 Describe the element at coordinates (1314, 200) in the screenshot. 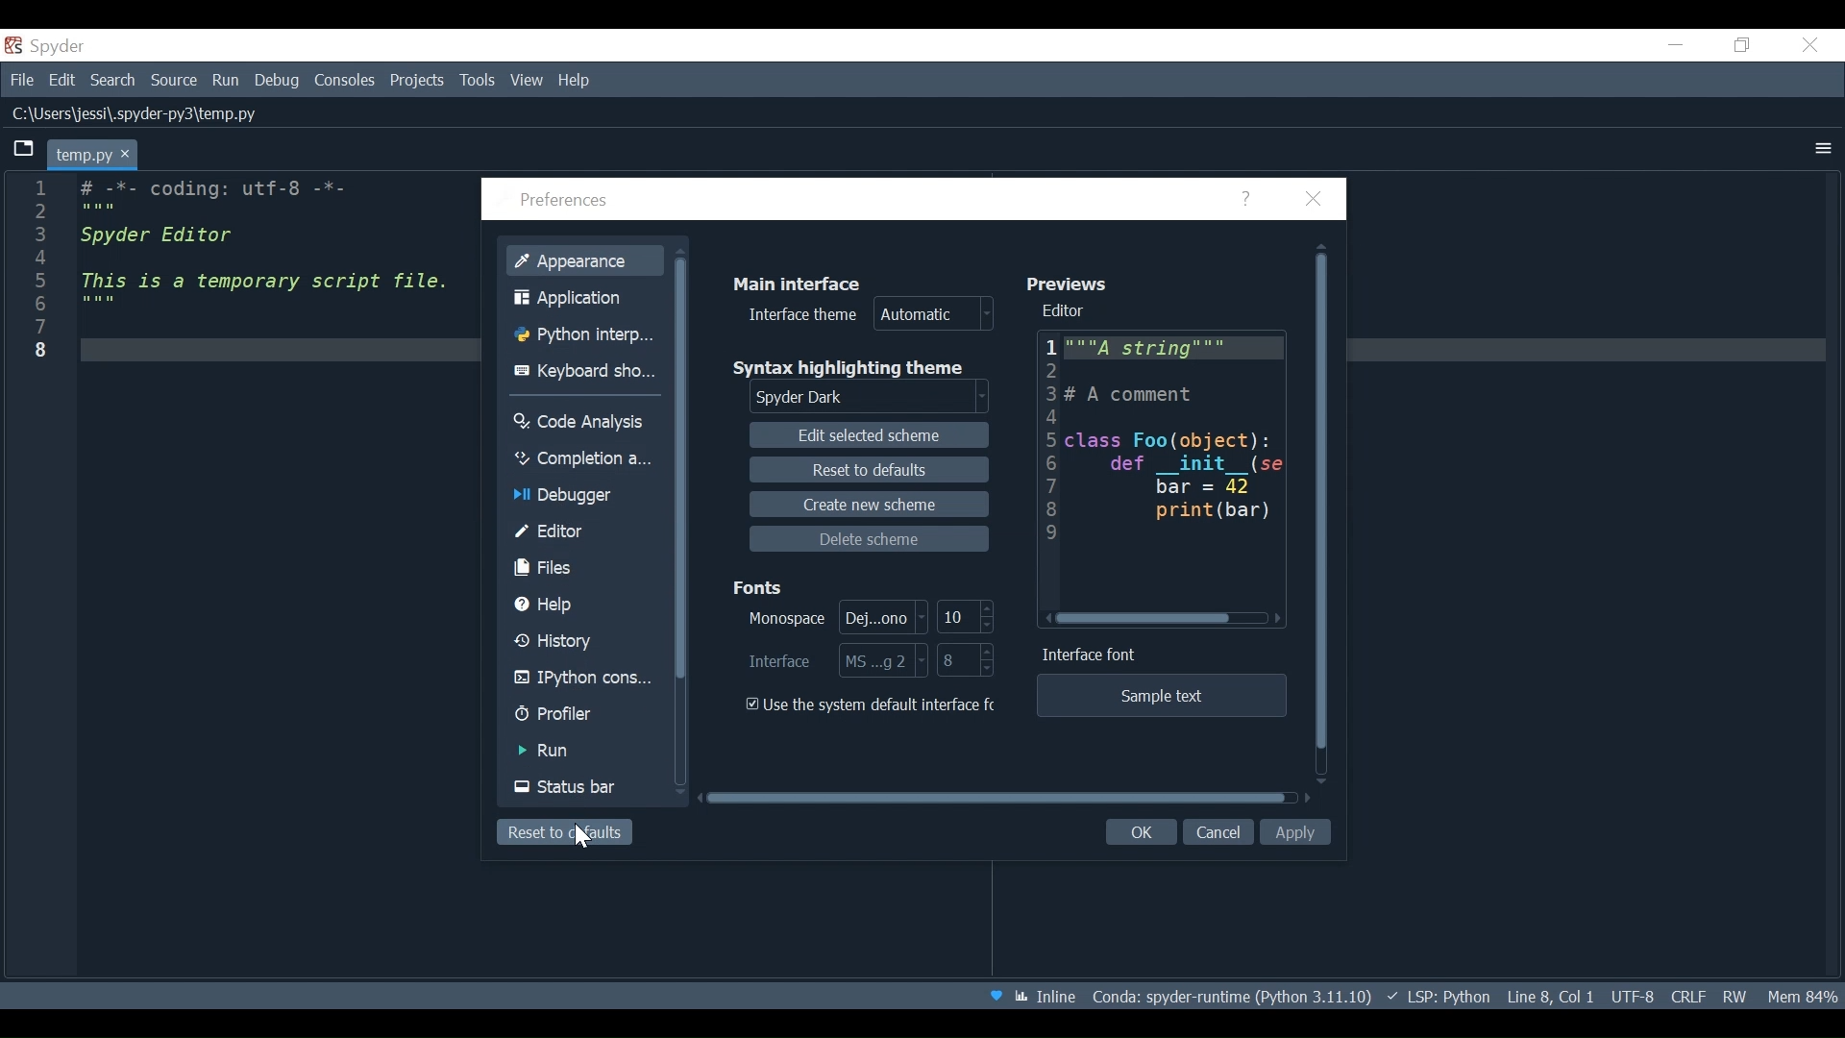

I see `Close` at that location.